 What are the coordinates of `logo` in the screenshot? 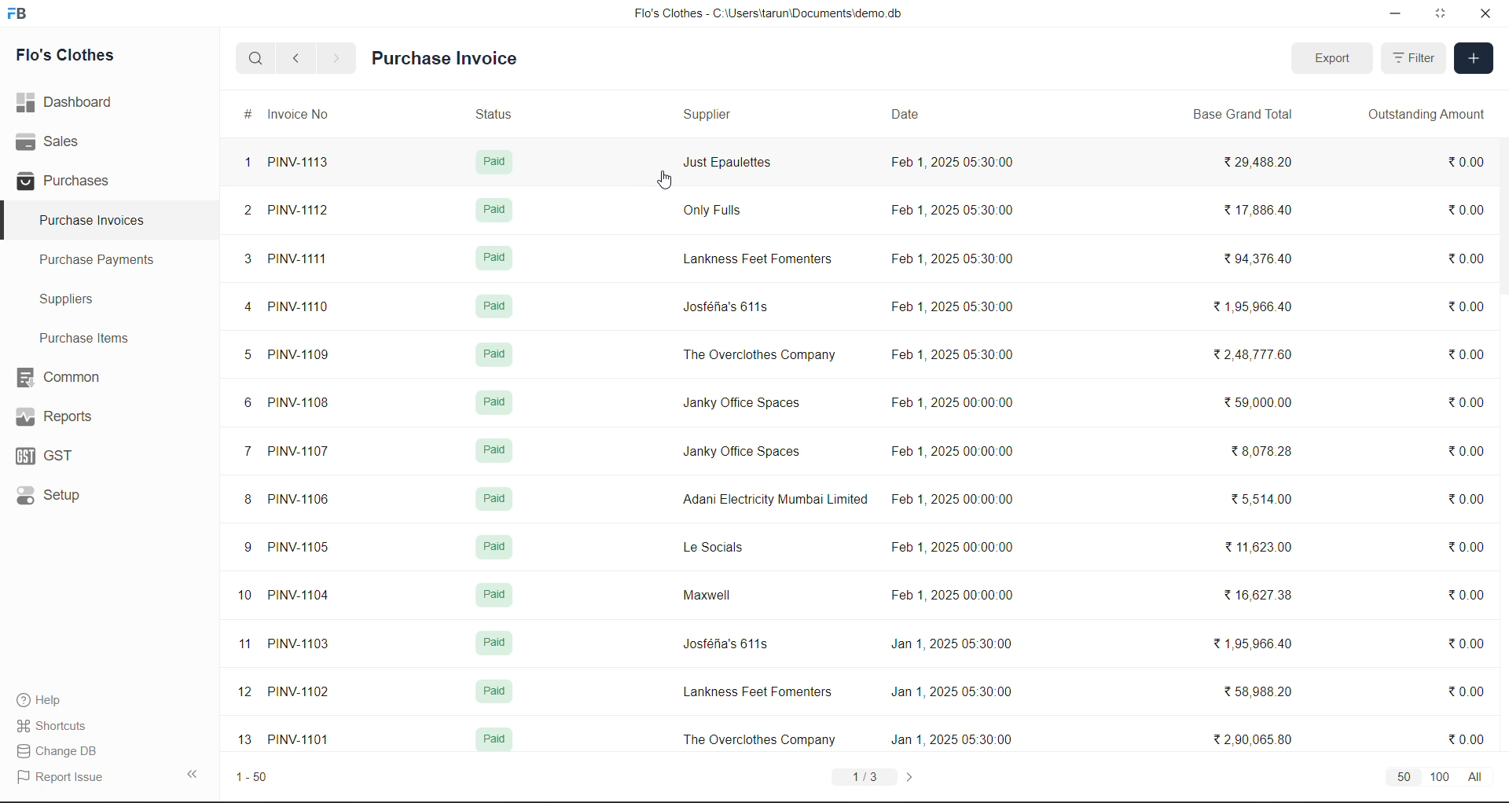 It's located at (20, 15).